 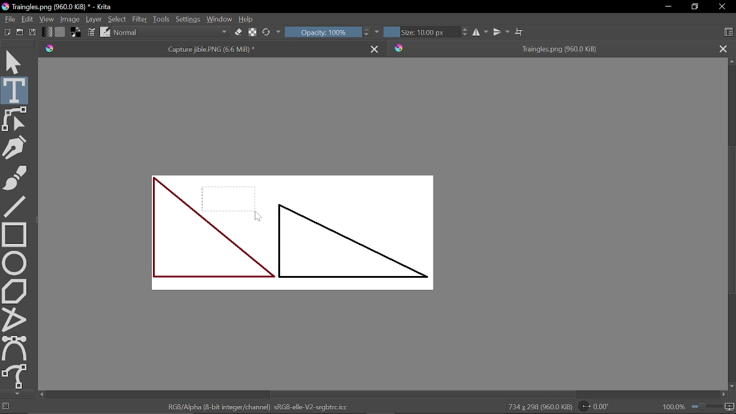 I want to click on Choose brush preset, so click(x=267, y=32).